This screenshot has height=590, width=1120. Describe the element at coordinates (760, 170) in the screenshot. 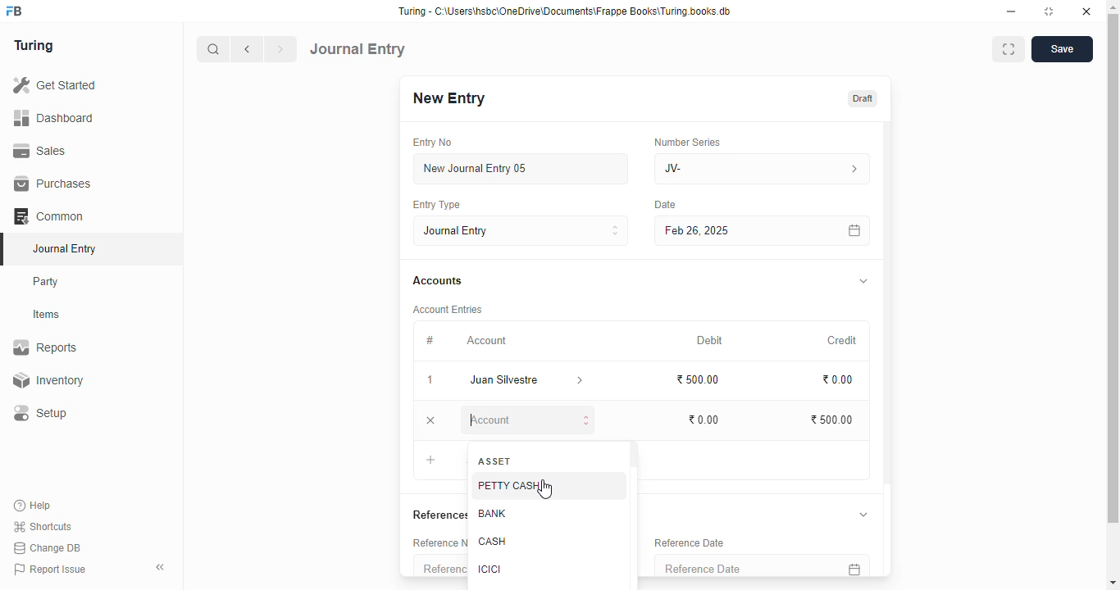

I see `JV-` at that location.